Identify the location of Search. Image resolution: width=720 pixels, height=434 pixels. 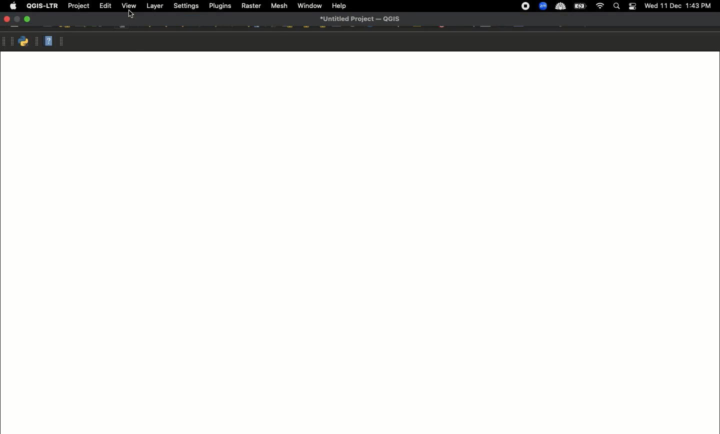
(615, 7).